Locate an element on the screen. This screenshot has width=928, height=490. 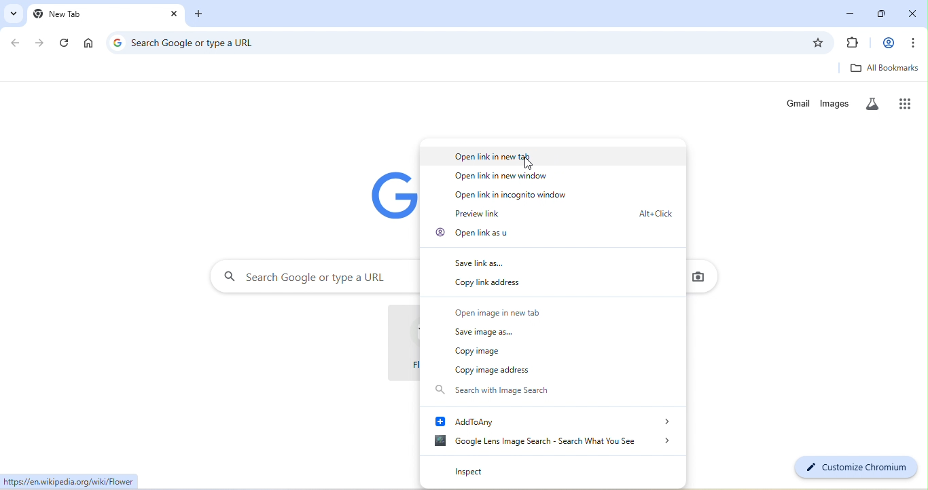
minimize is located at coordinates (851, 12).